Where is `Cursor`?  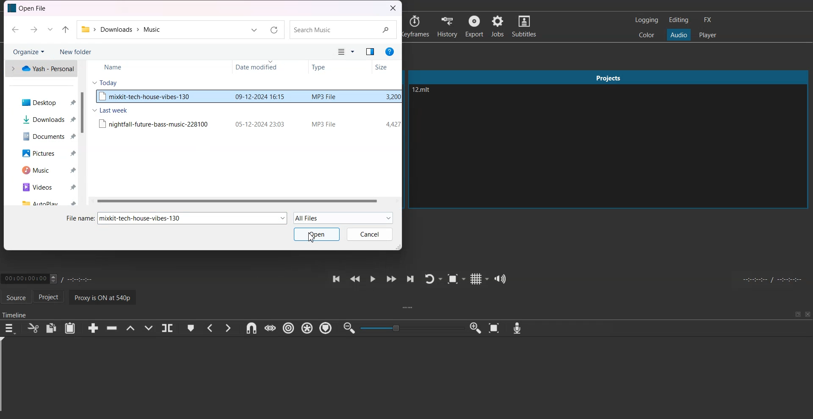 Cursor is located at coordinates (312, 237).